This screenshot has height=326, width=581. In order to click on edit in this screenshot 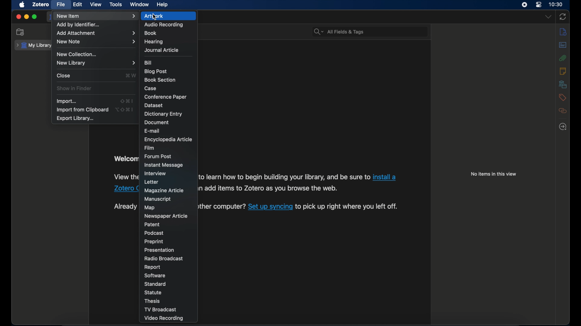, I will do `click(78, 4)`.